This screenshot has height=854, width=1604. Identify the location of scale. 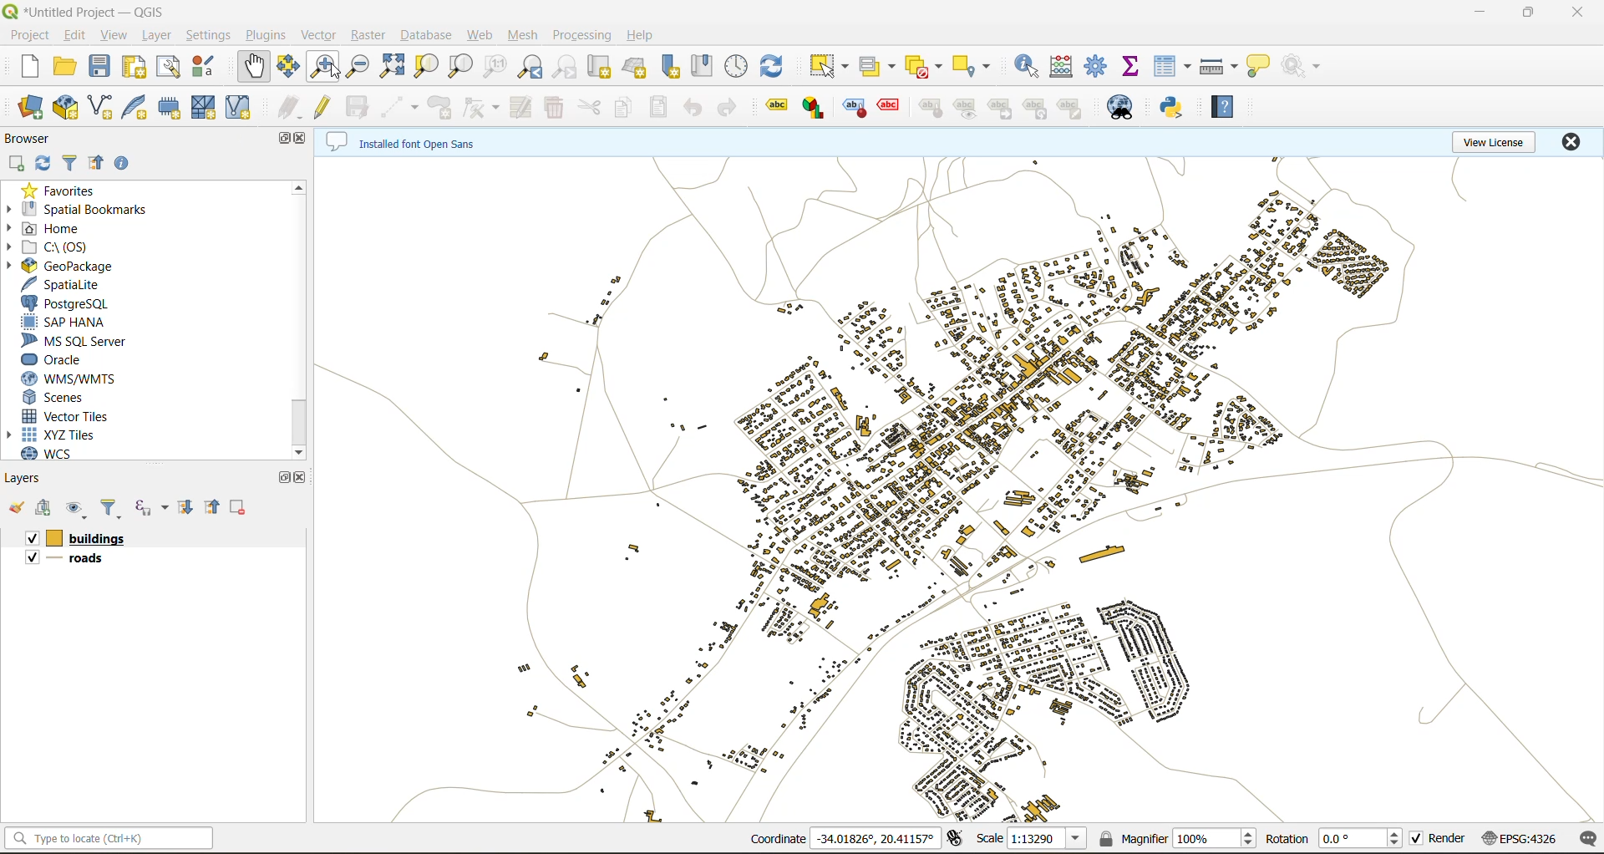
(1028, 837).